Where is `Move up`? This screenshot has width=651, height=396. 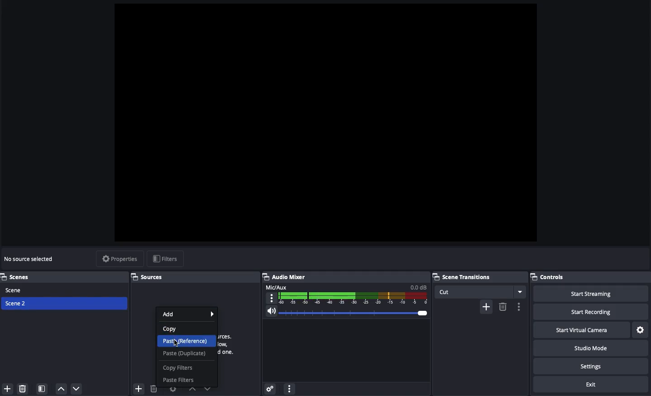
Move up is located at coordinates (62, 389).